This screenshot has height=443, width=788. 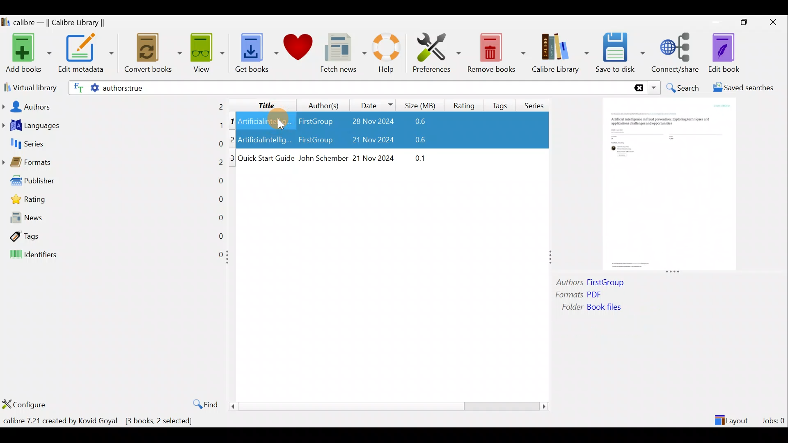 I want to click on 21 Nov 2024, so click(x=367, y=141).